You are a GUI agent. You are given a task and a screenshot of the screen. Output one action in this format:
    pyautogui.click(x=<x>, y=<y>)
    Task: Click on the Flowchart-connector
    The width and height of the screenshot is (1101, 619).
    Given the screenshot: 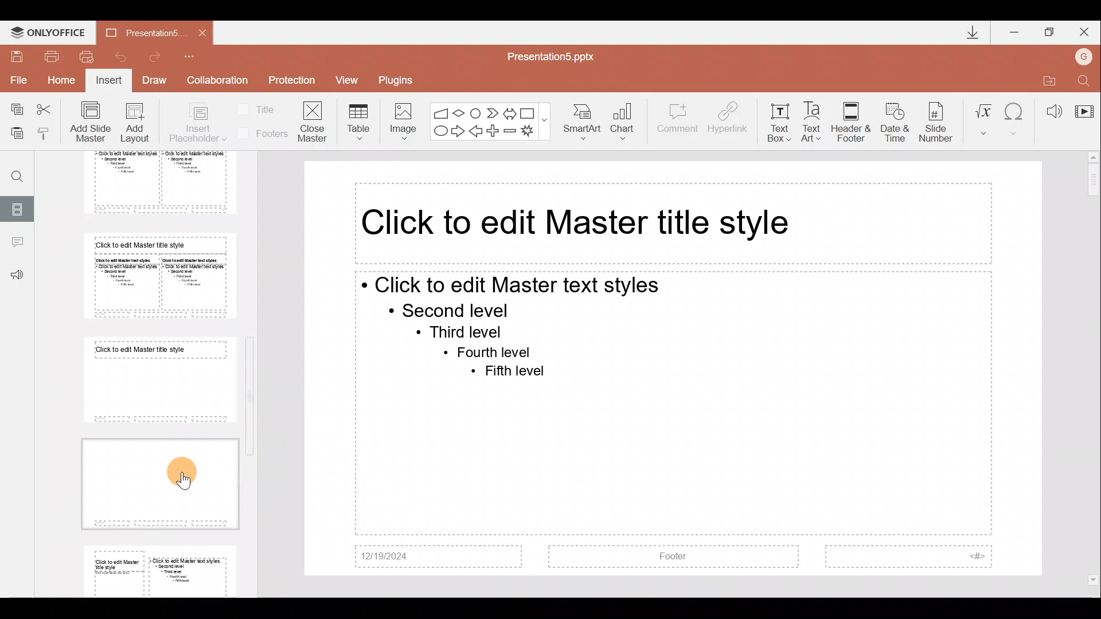 What is the action you would take?
    pyautogui.click(x=476, y=111)
    